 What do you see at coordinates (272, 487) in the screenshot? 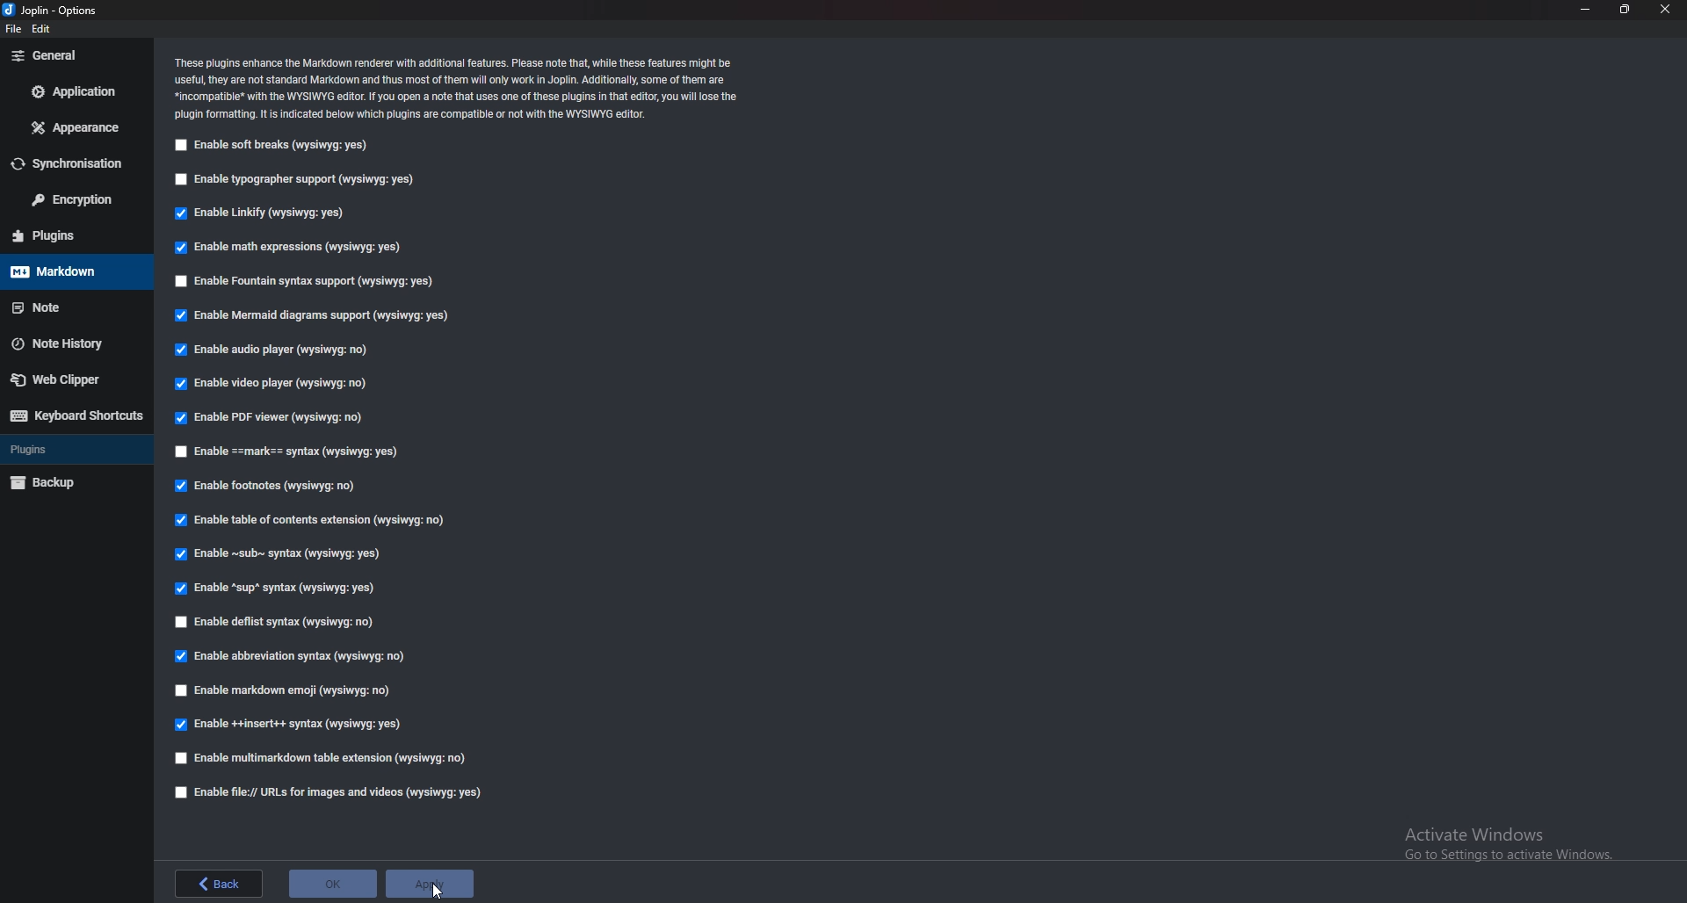
I see `Enable footnotes` at bounding box center [272, 487].